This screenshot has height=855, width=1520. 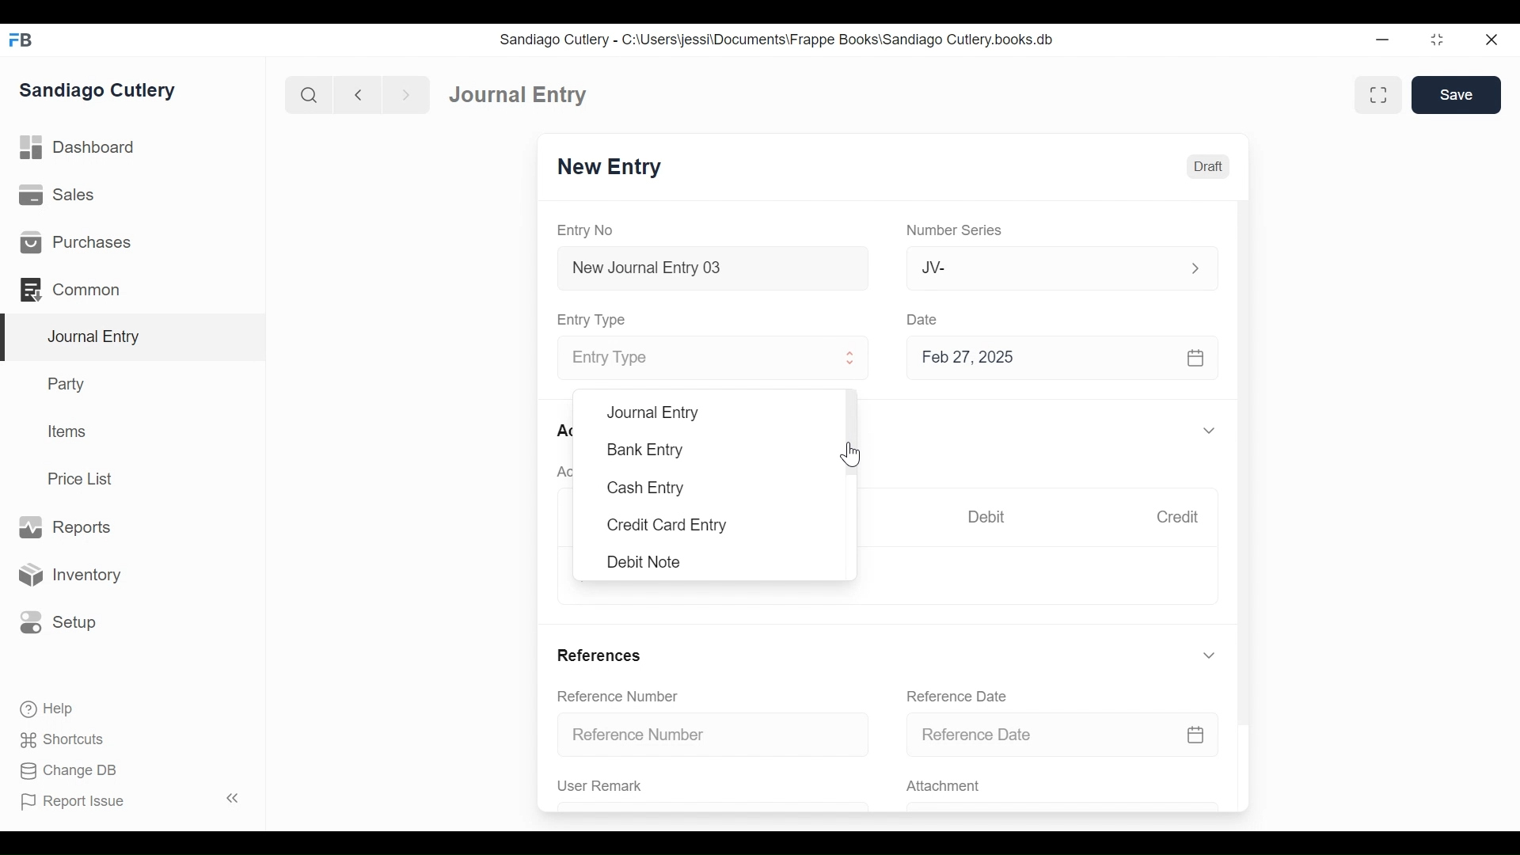 I want to click on Minimize, so click(x=1385, y=39).